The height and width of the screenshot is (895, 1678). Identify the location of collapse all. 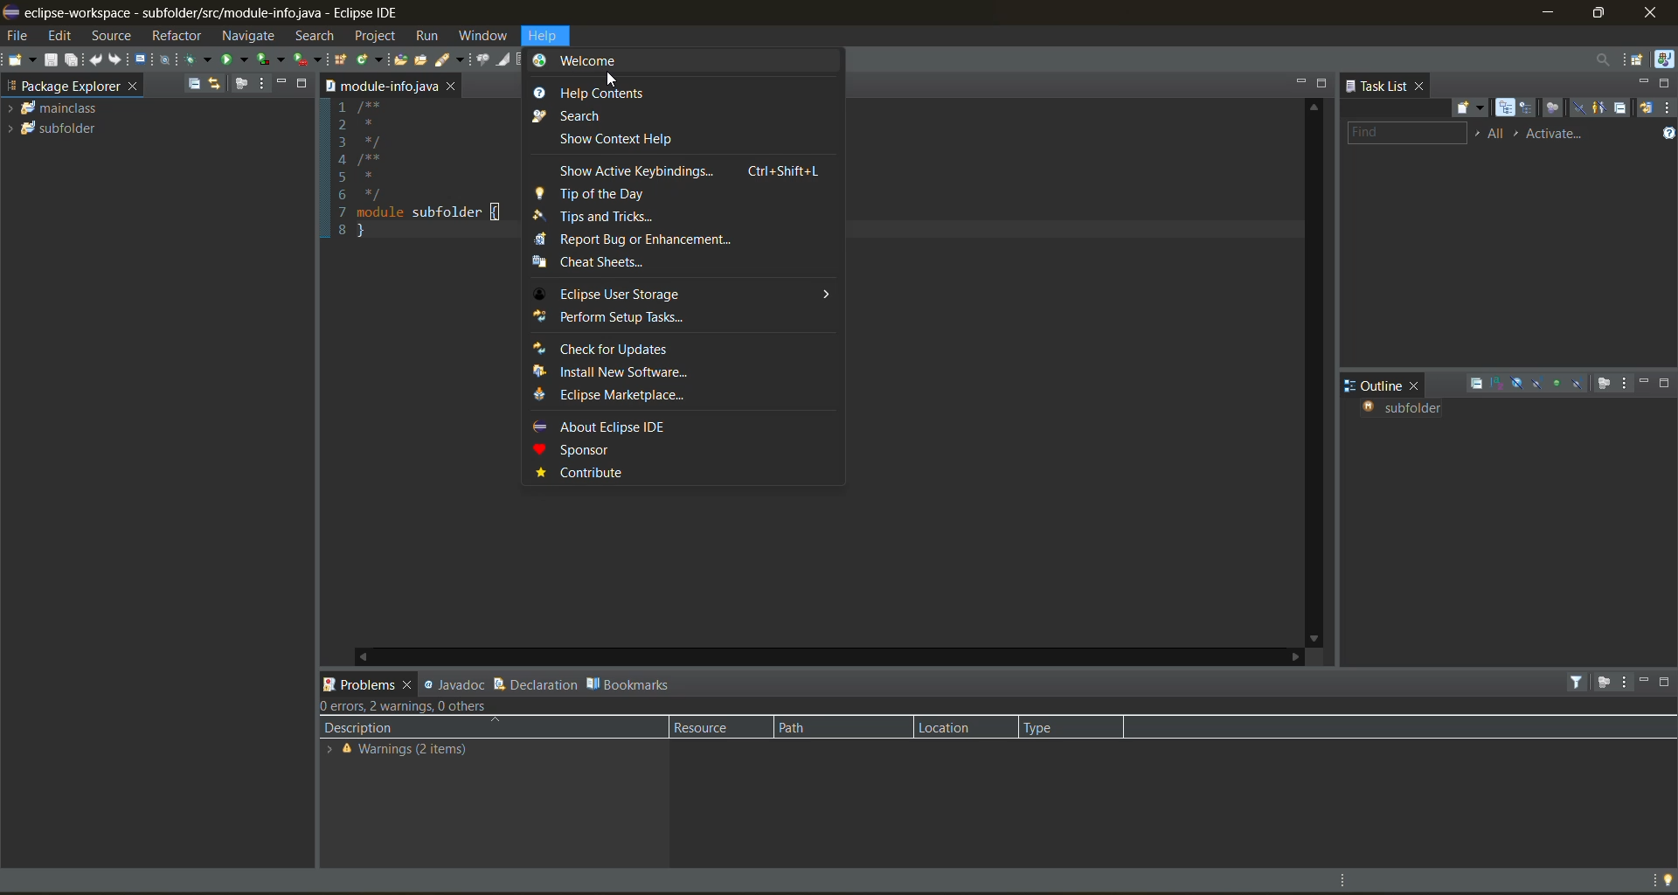
(1477, 385).